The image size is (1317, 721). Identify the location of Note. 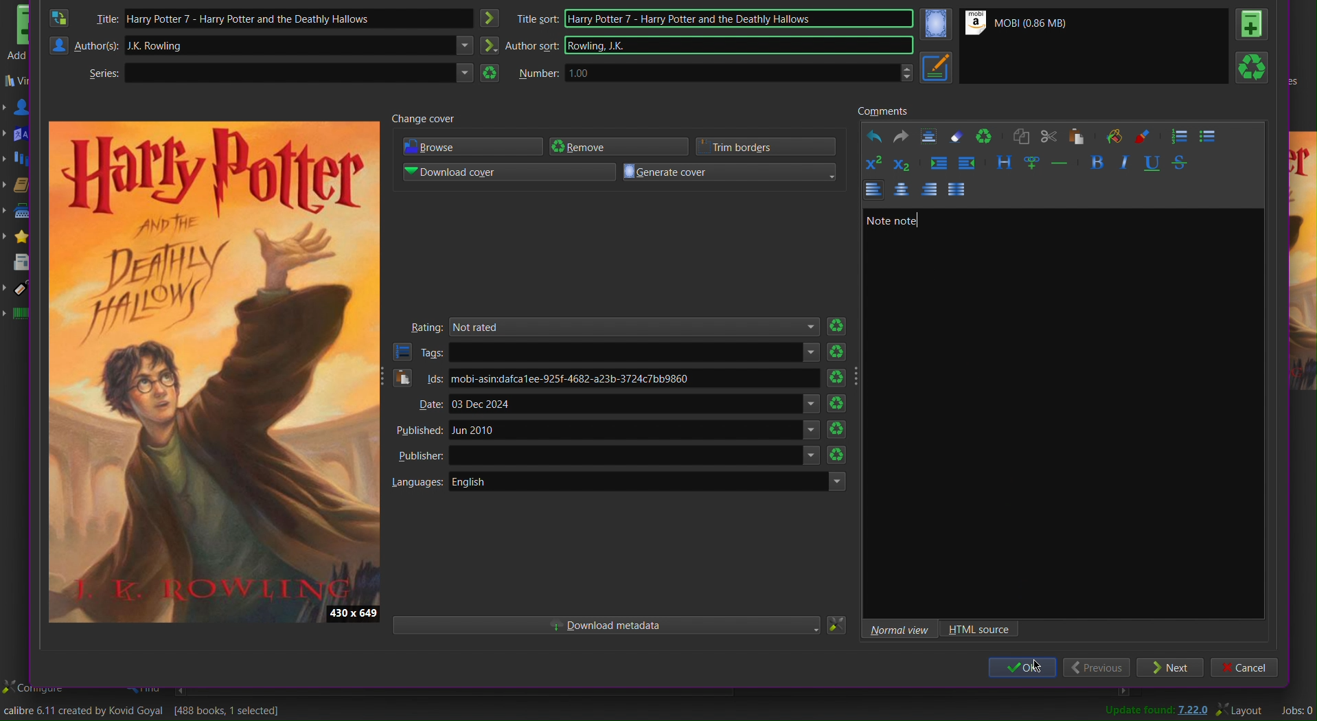
(900, 220).